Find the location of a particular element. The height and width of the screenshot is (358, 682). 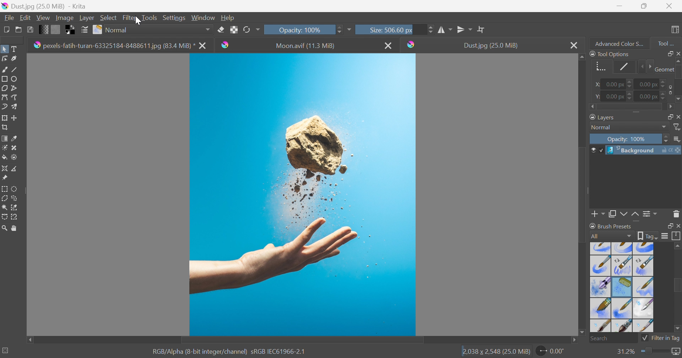

Crop the image to an area is located at coordinates (6, 128).